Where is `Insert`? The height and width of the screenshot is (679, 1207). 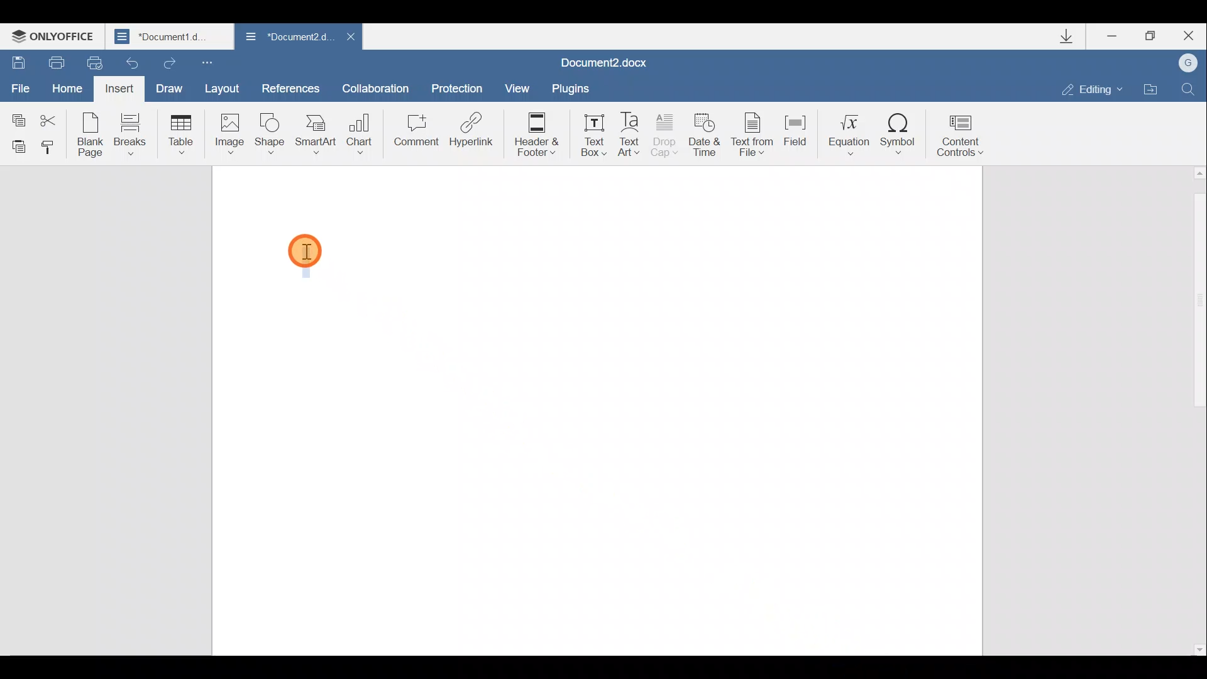
Insert is located at coordinates (118, 88).